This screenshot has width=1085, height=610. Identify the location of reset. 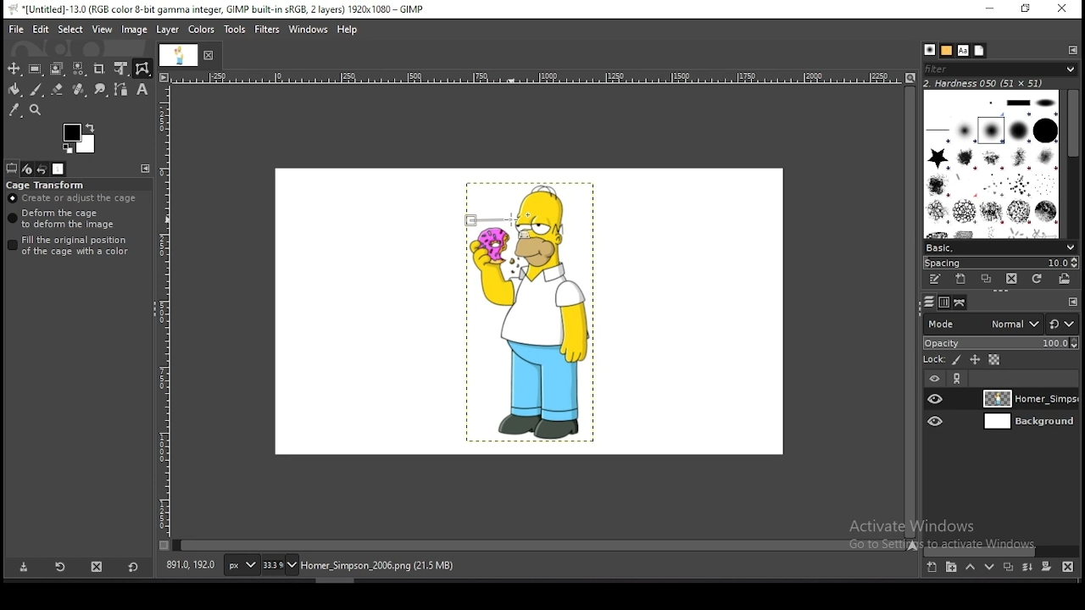
(132, 568).